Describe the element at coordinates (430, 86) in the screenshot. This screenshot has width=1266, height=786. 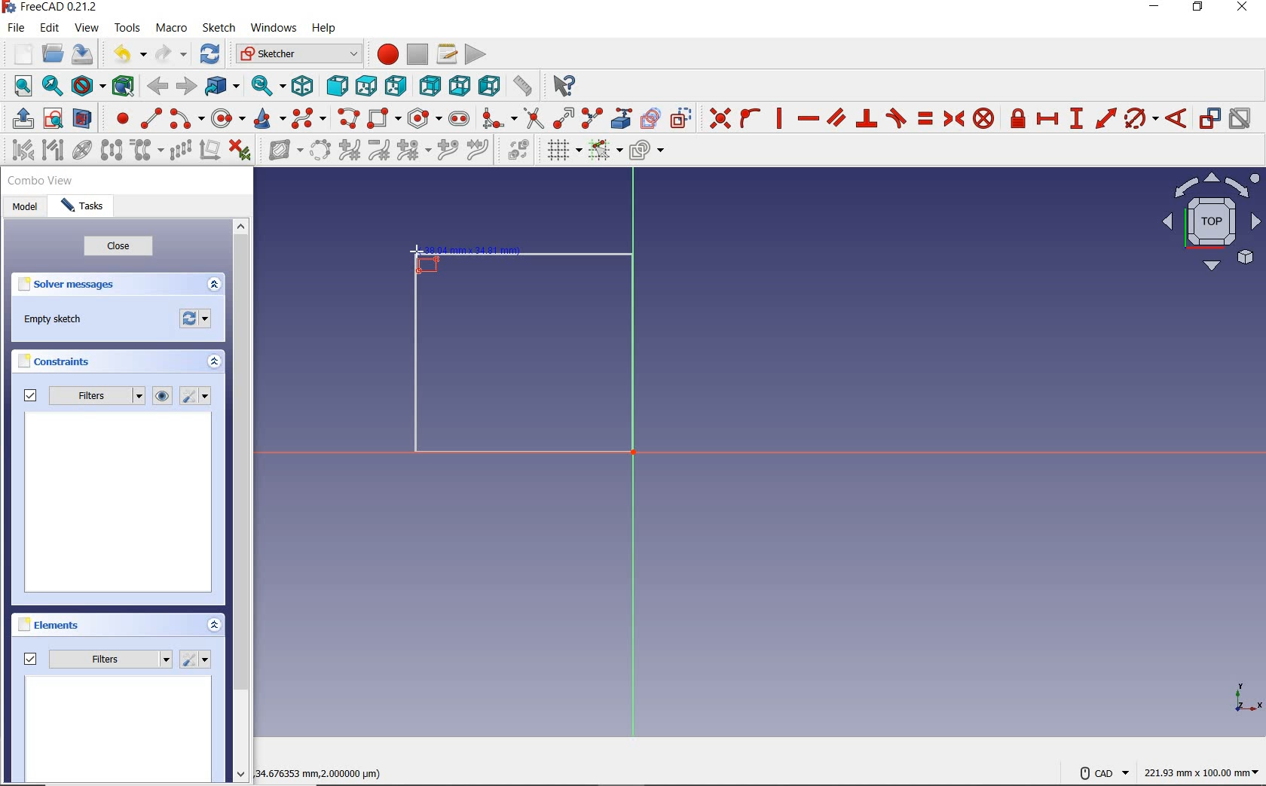
I see `rear` at that location.